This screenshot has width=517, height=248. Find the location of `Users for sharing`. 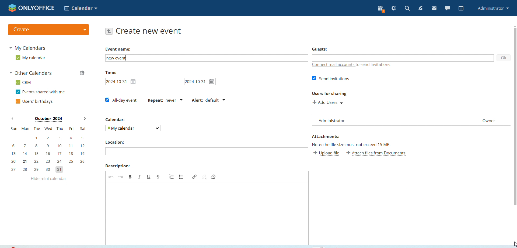

Users for sharing is located at coordinates (330, 93).